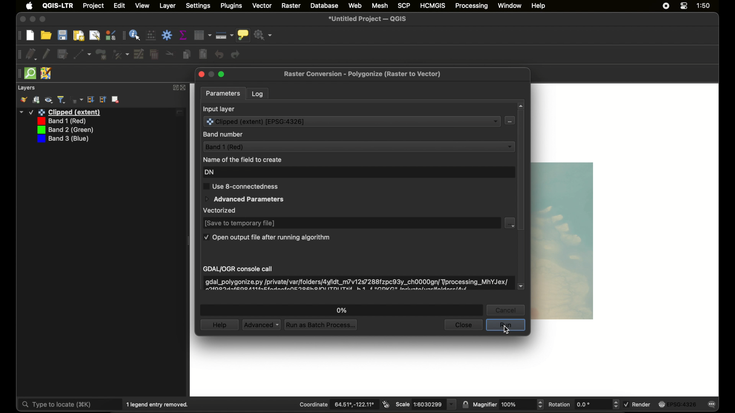 Image resolution: width=735 pixels, height=413 pixels. Describe the element at coordinates (320, 324) in the screenshot. I see `run as batch process` at that location.